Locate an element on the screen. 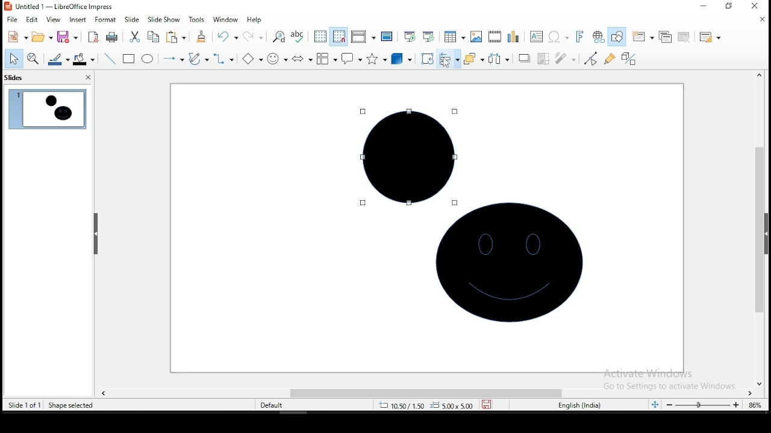 The height and width of the screenshot is (433, 771). insert special characters is located at coordinates (559, 37).